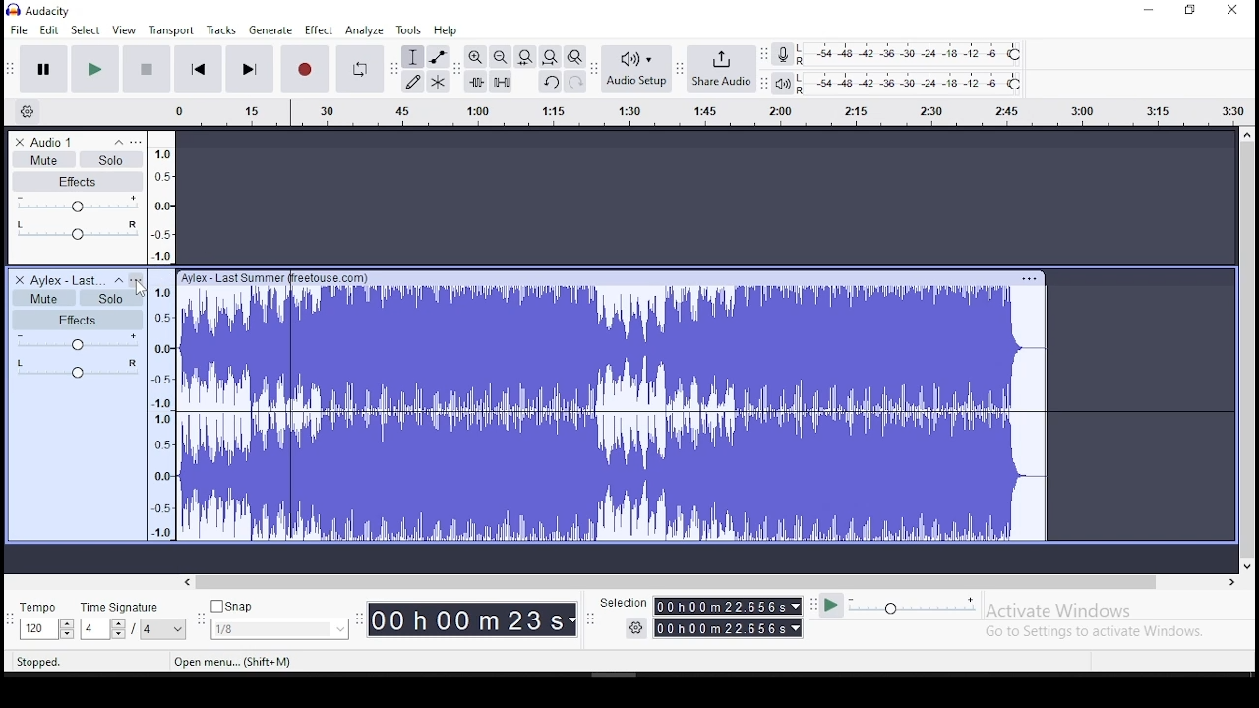 The image size is (1259, 708). Describe the element at coordinates (52, 142) in the screenshot. I see `audio 1` at that location.